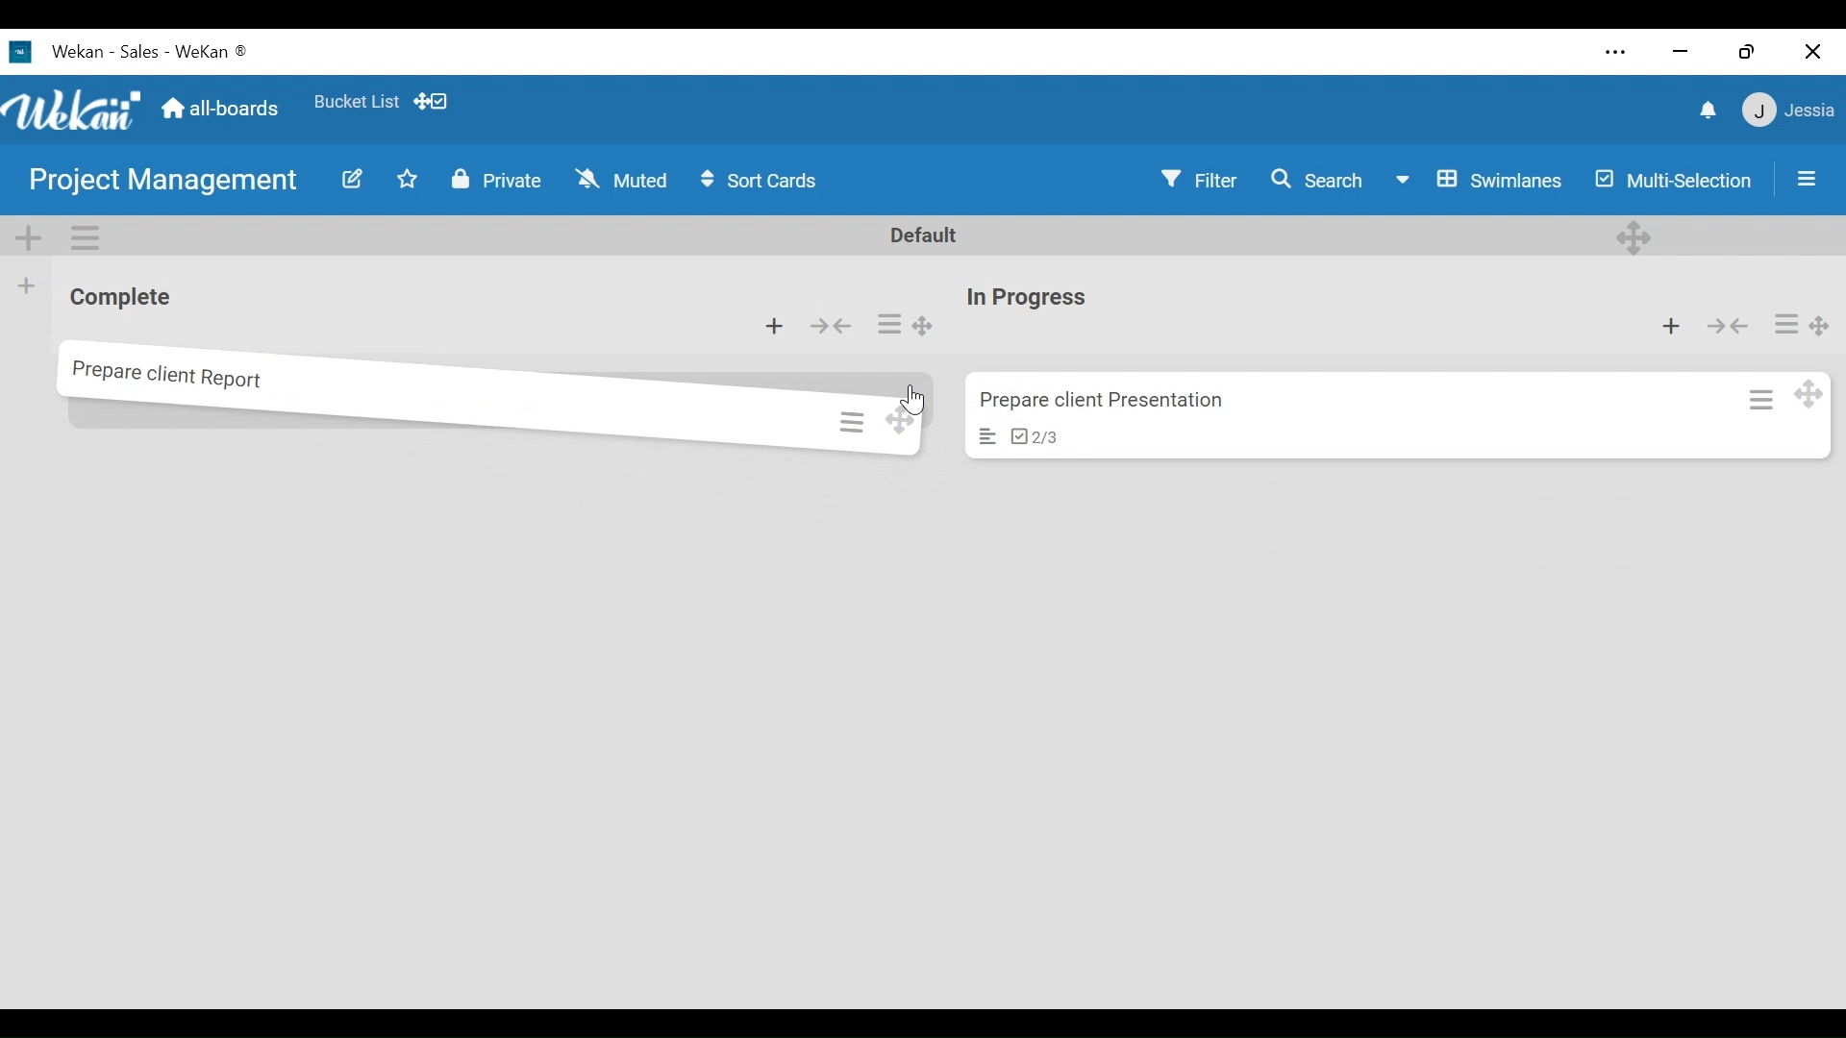  What do you see at coordinates (1029, 299) in the screenshot?
I see `List name` at bounding box center [1029, 299].